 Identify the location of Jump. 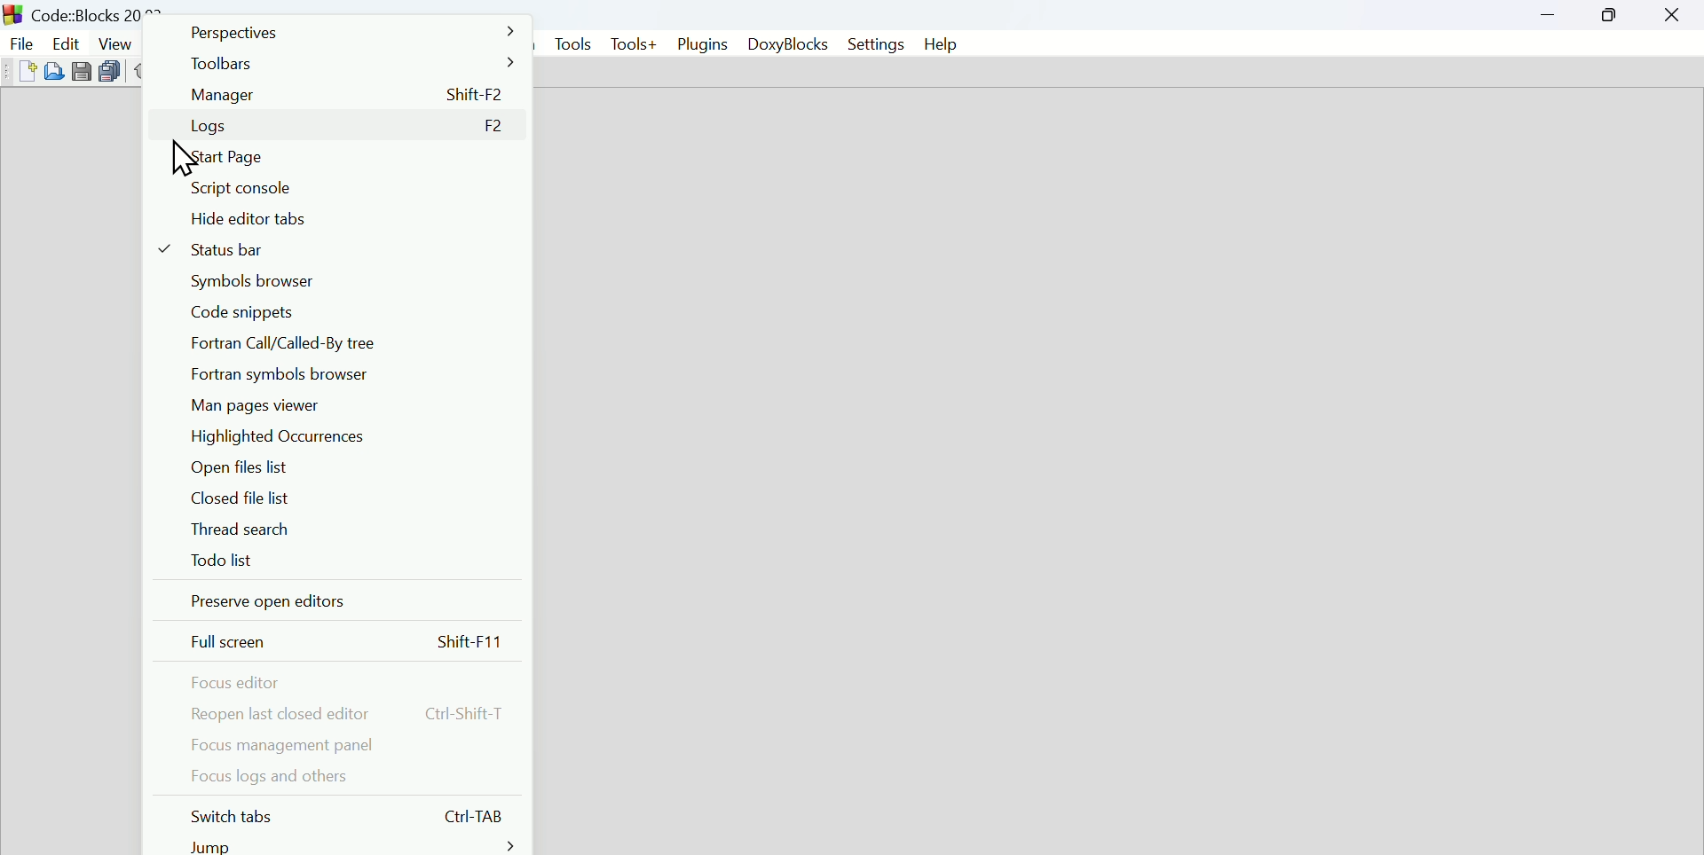
(353, 845).